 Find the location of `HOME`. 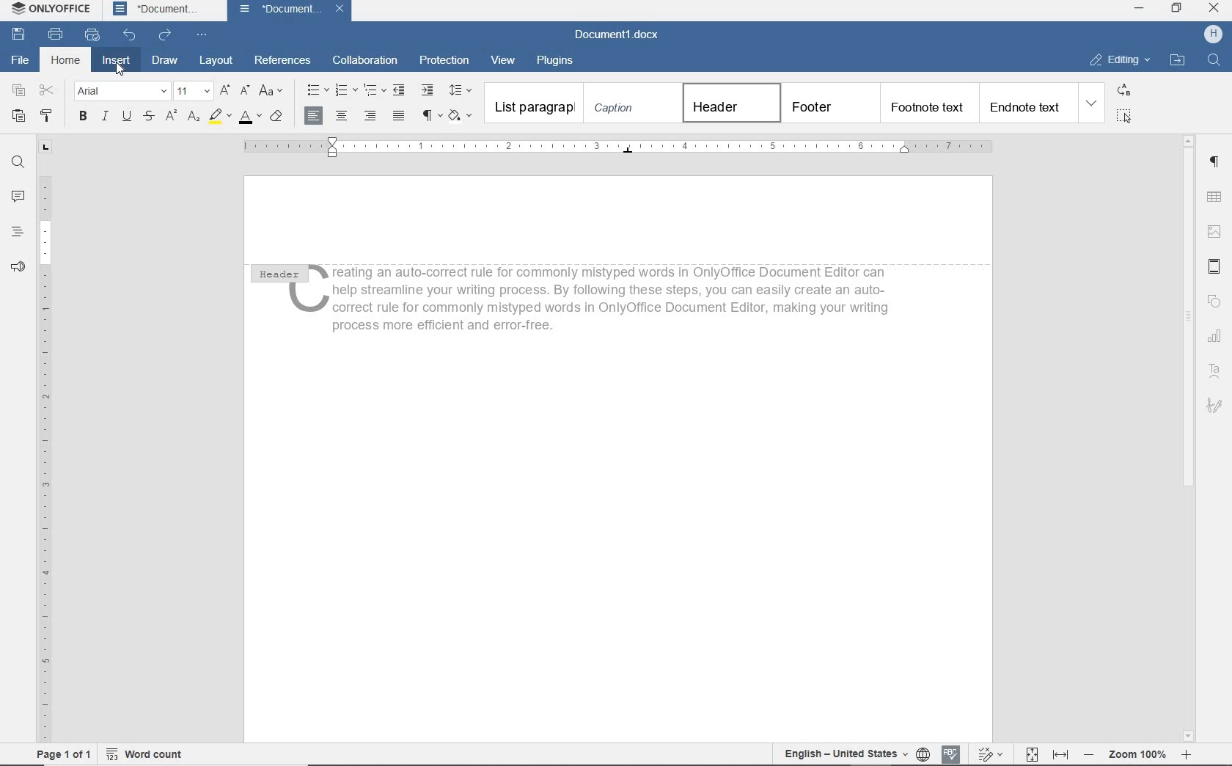

HOME is located at coordinates (63, 61).